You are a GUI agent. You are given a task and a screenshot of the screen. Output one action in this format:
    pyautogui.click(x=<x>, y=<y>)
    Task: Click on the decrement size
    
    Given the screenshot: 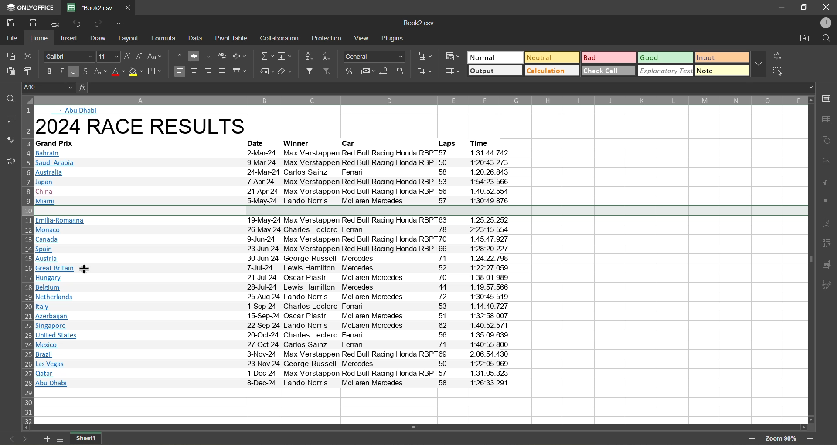 What is the action you would take?
    pyautogui.click(x=139, y=56)
    